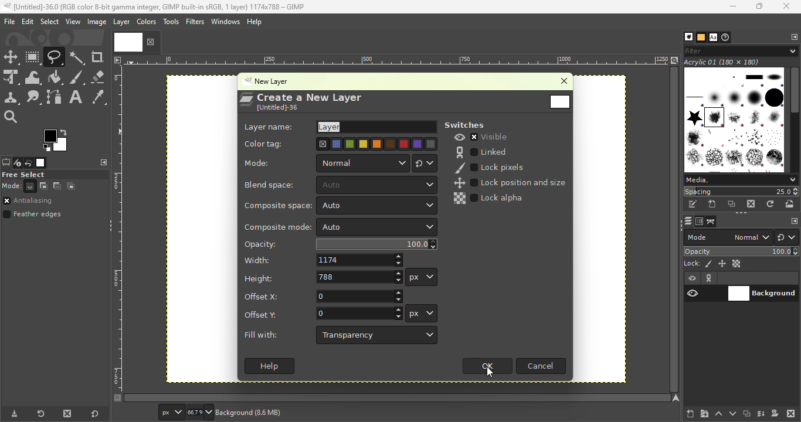  Describe the element at coordinates (737, 263) in the screenshot. I see `Lock alpha channel` at that location.